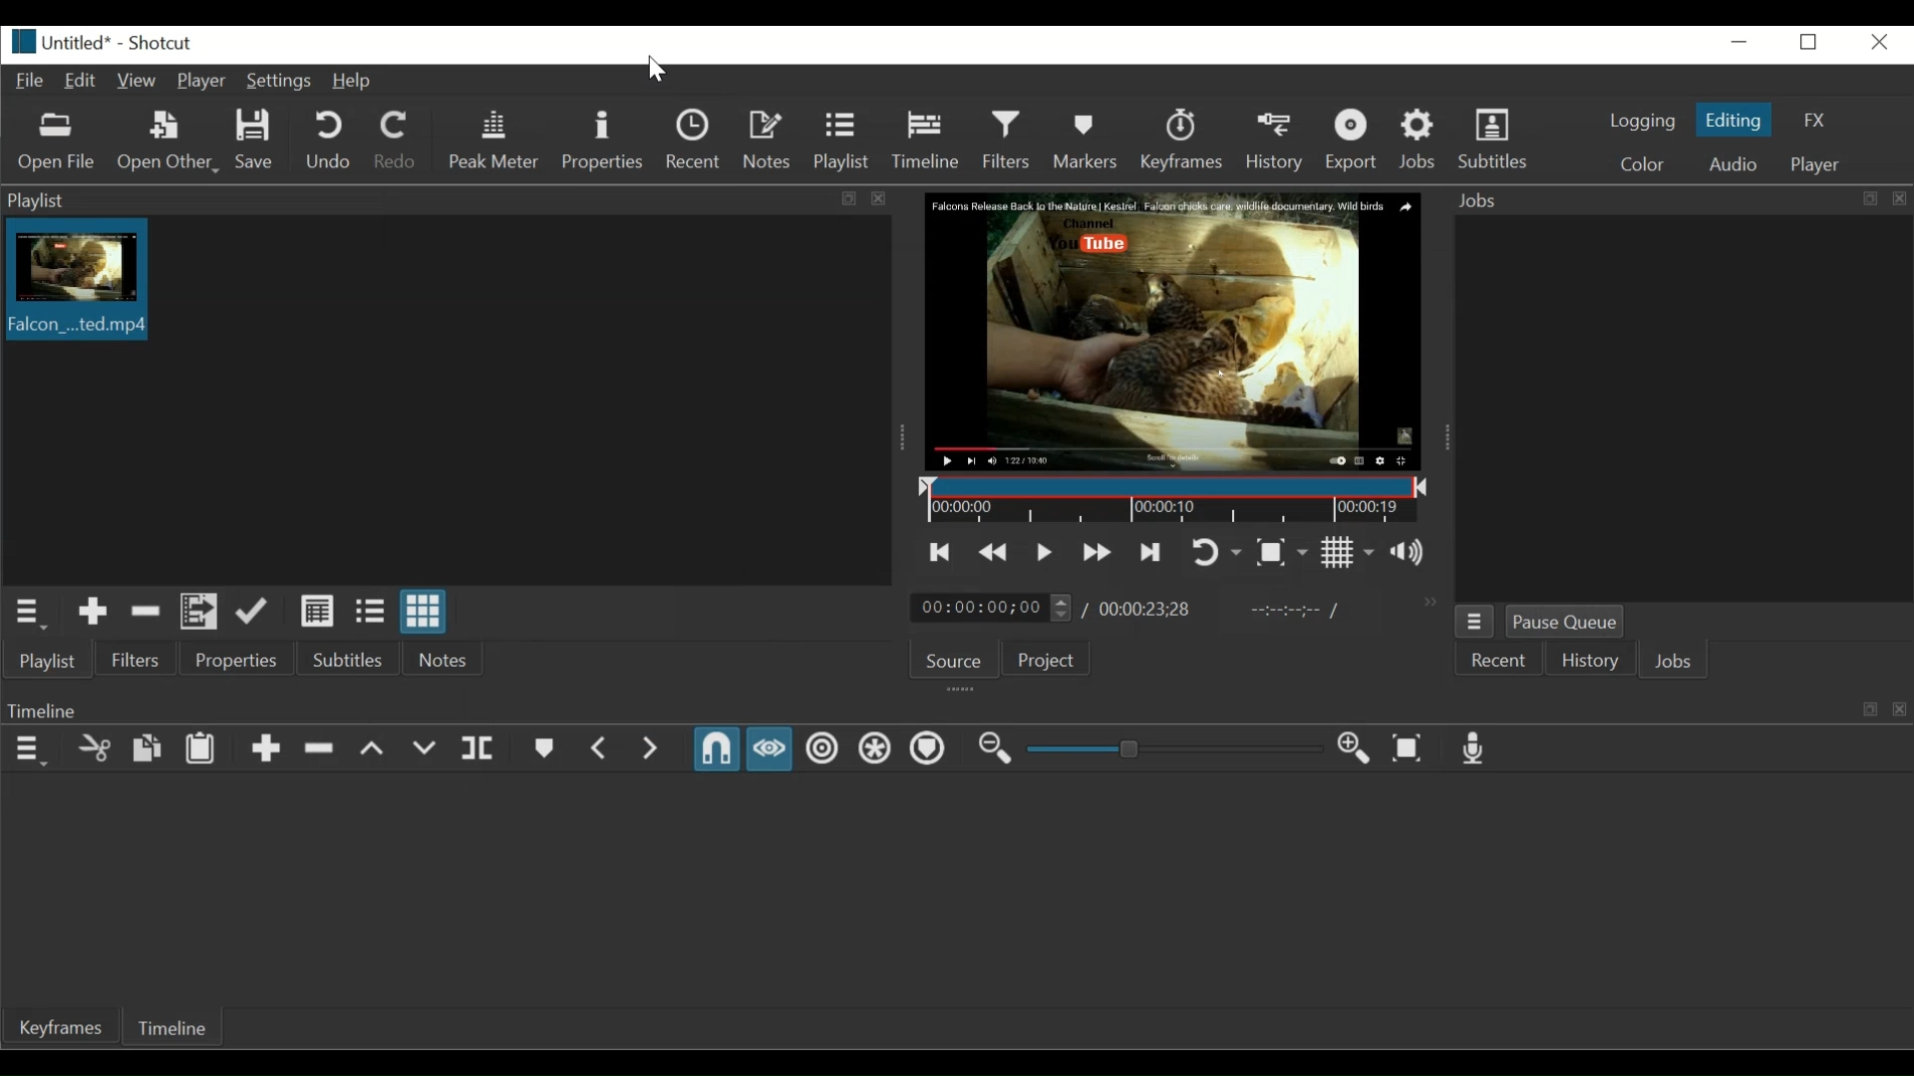 This screenshot has width=1914, height=1076. I want to click on Player, so click(1815, 165).